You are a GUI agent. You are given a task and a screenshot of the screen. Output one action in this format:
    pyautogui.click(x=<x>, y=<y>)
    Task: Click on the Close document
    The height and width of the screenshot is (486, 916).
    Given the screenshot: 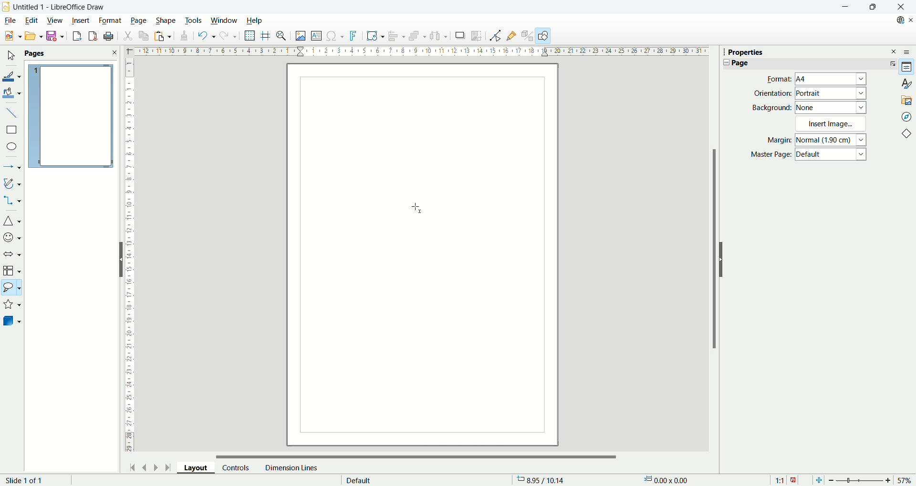 What is the action you would take?
    pyautogui.click(x=910, y=20)
    